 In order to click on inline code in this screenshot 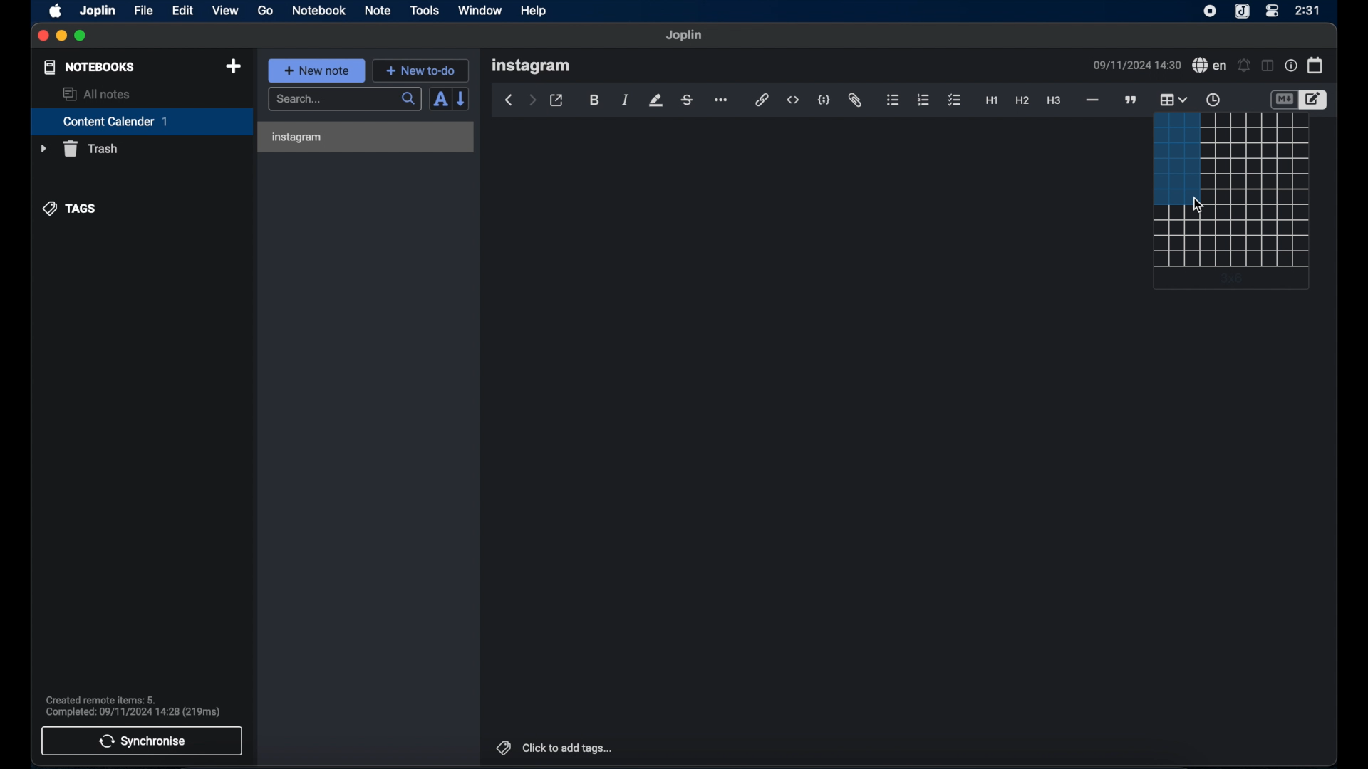, I will do `click(793, 100)`.